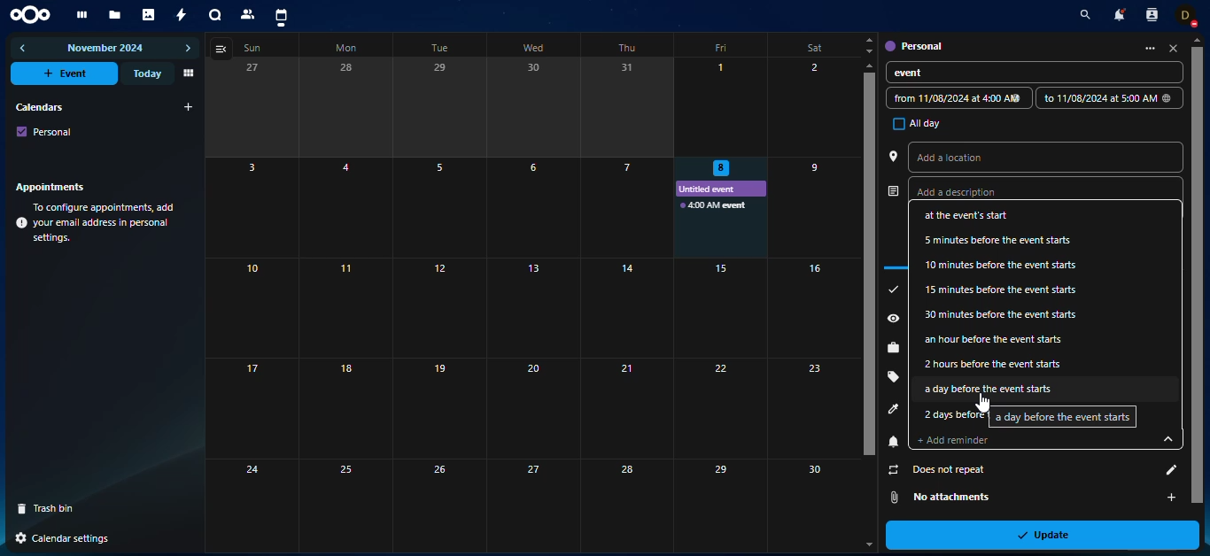  I want to click on dashboard, so click(80, 15).